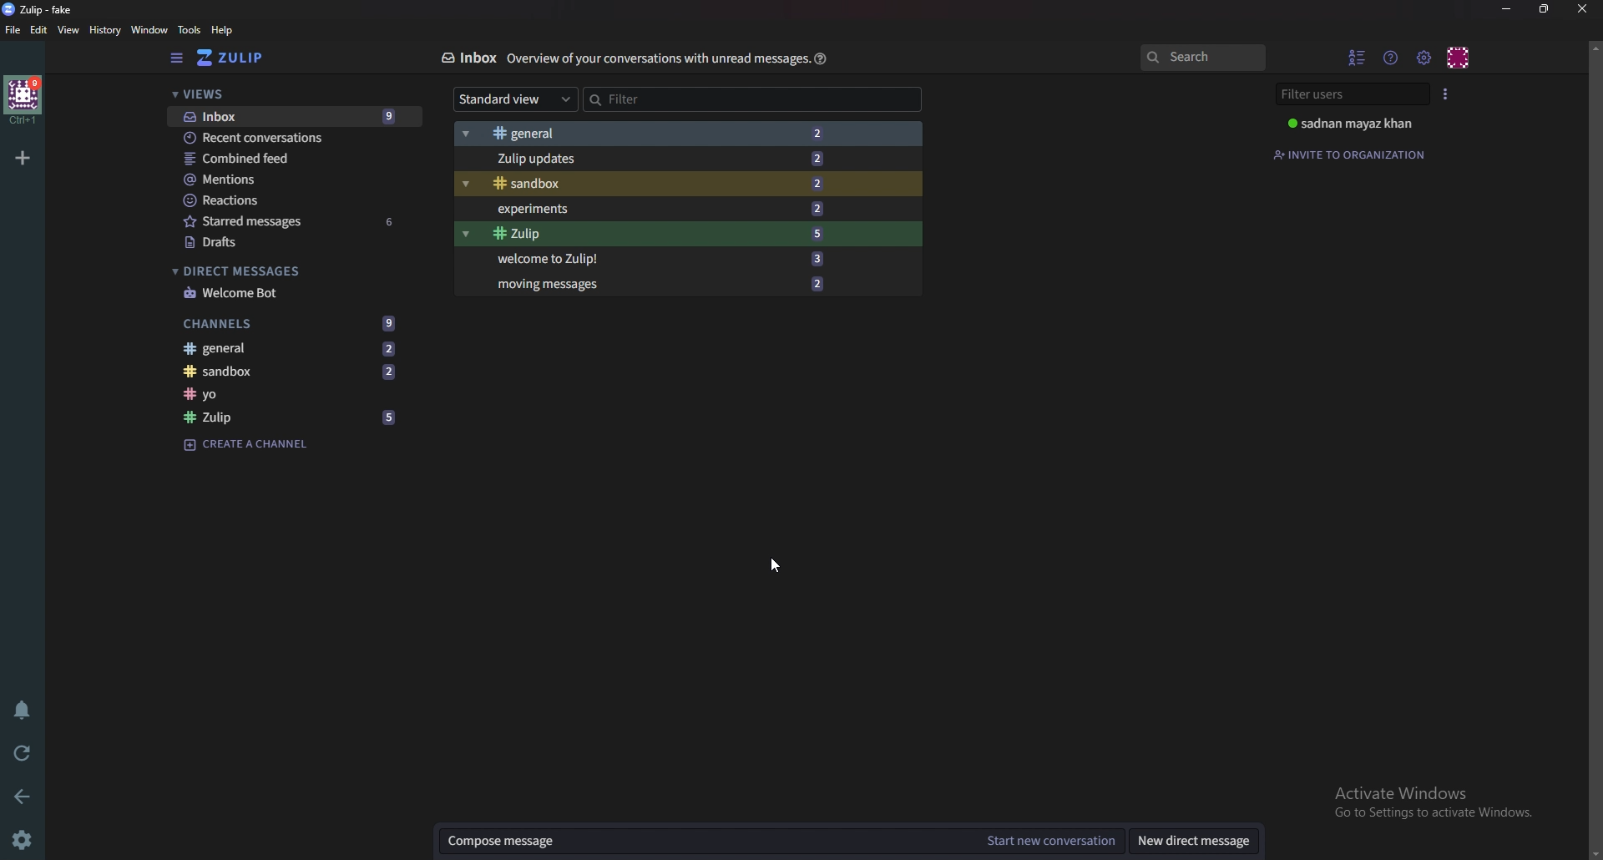 The height and width of the screenshot is (860, 1603). Describe the element at coordinates (278, 202) in the screenshot. I see `Reactions` at that location.